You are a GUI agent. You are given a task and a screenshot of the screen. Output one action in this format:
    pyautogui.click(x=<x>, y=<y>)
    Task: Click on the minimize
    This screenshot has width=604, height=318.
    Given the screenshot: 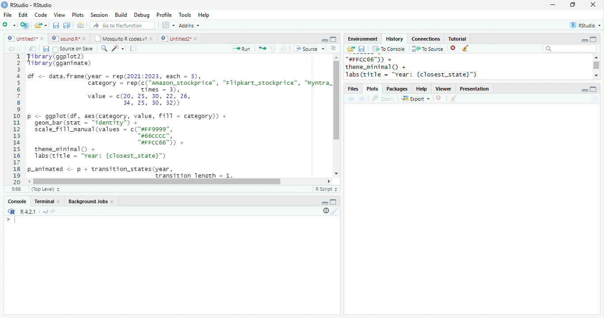 What is the action you would take?
    pyautogui.click(x=325, y=41)
    